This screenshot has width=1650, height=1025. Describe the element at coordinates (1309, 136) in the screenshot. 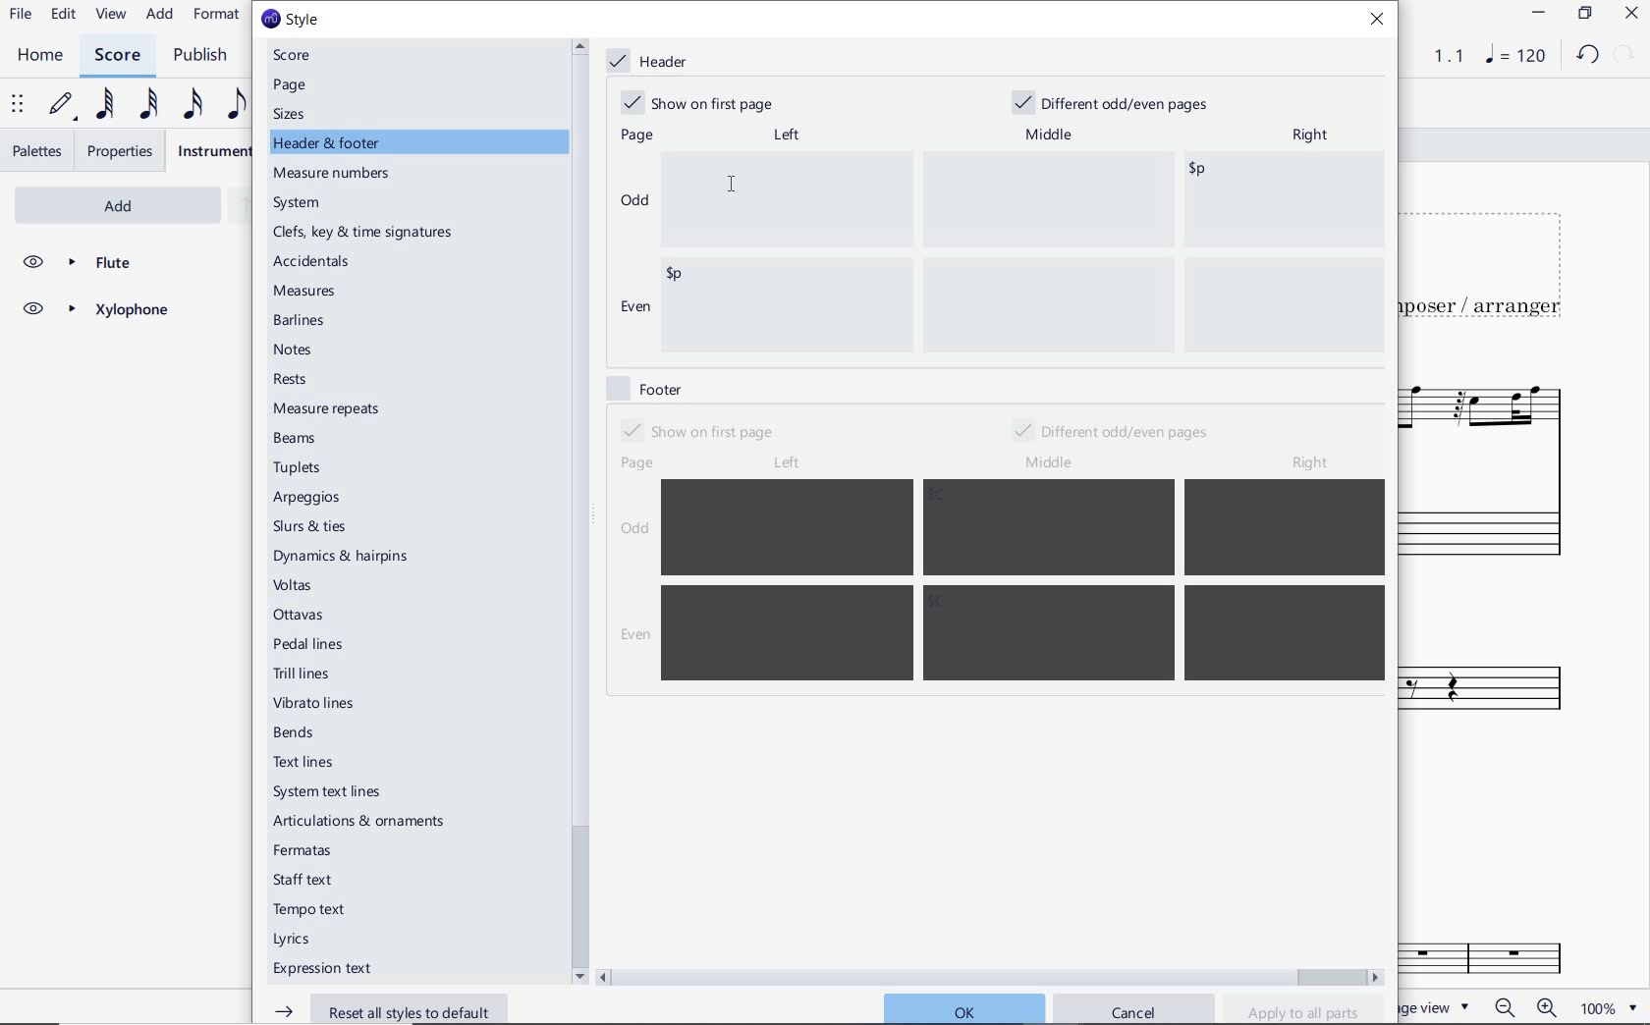

I see `right` at that location.